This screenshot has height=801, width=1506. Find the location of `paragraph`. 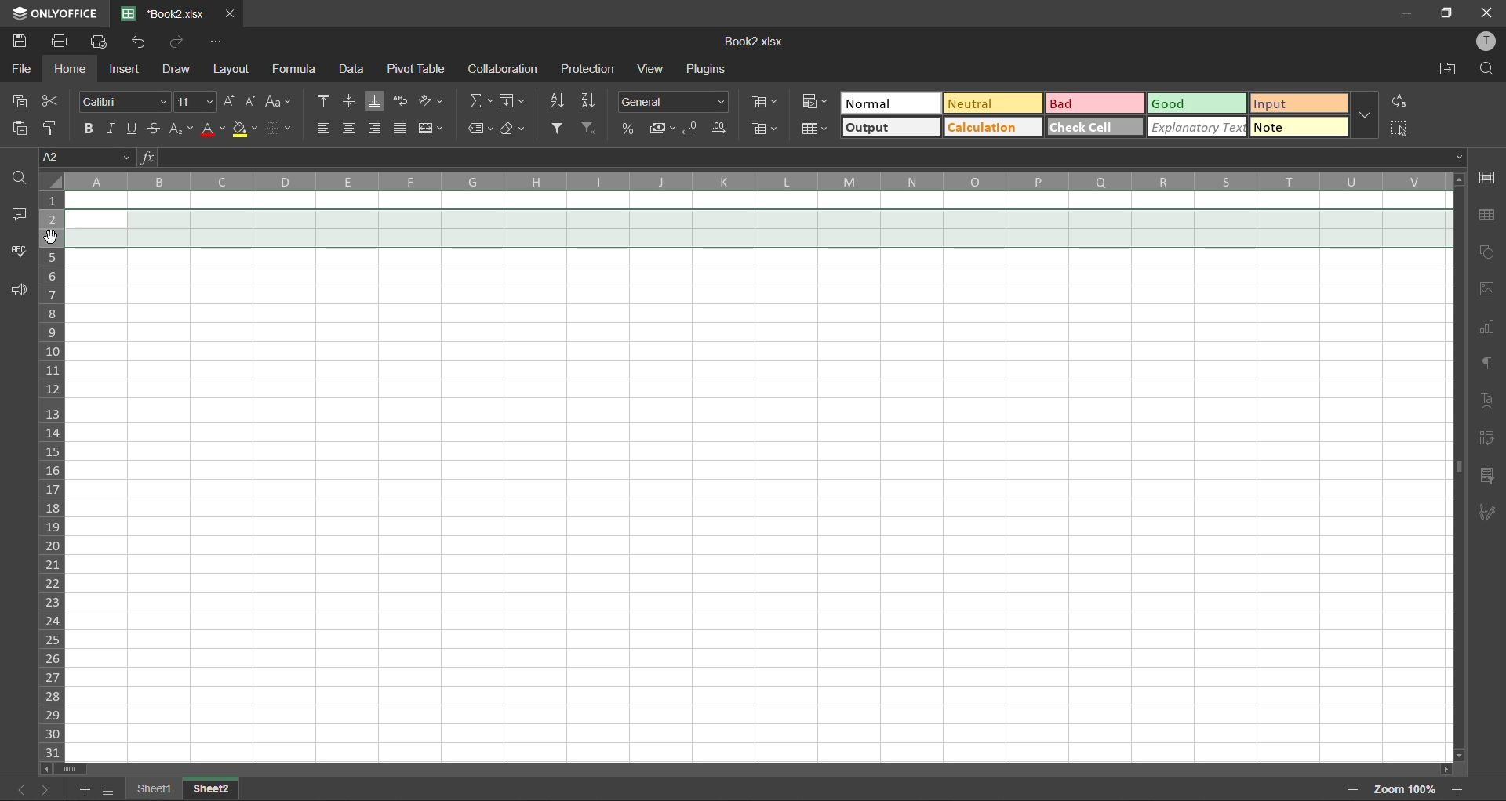

paragraph is located at coordinates (1490, 361).